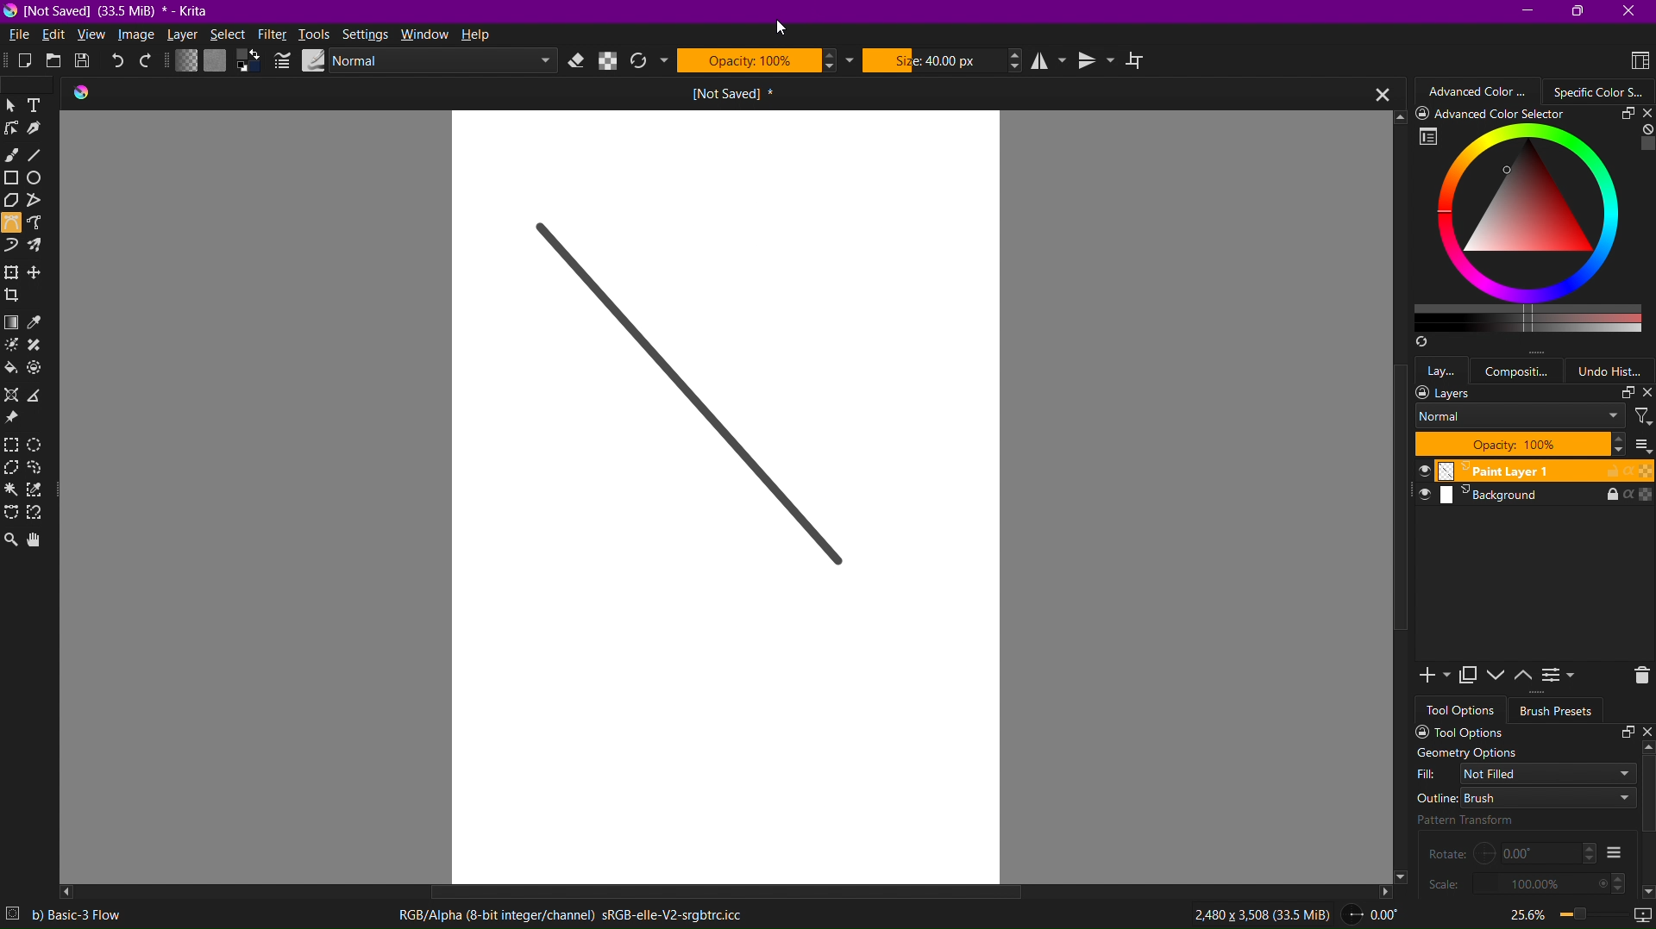  Describe the element at coordinates (1615, 371) in the screenshot. I see `Undo History` at that location.